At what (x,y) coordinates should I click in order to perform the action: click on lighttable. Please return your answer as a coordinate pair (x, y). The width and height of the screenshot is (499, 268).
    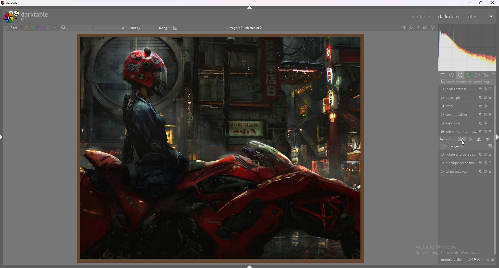
    Looking at the image, I should click on (419, 16).